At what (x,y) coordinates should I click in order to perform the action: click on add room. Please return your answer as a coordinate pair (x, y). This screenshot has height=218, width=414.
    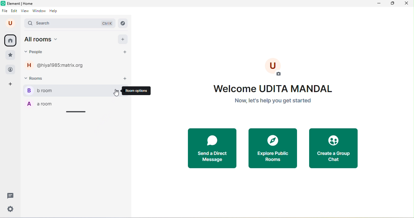
    Looking at the image, I should click on (126, 79).